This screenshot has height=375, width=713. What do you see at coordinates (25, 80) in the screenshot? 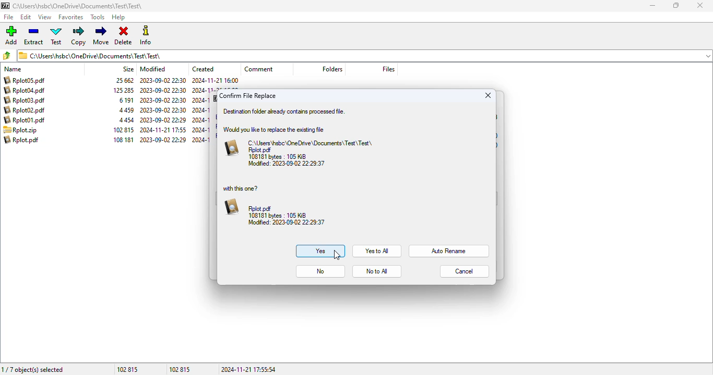
I see `Rplot05.pdf` at bounding box center [25, 80].